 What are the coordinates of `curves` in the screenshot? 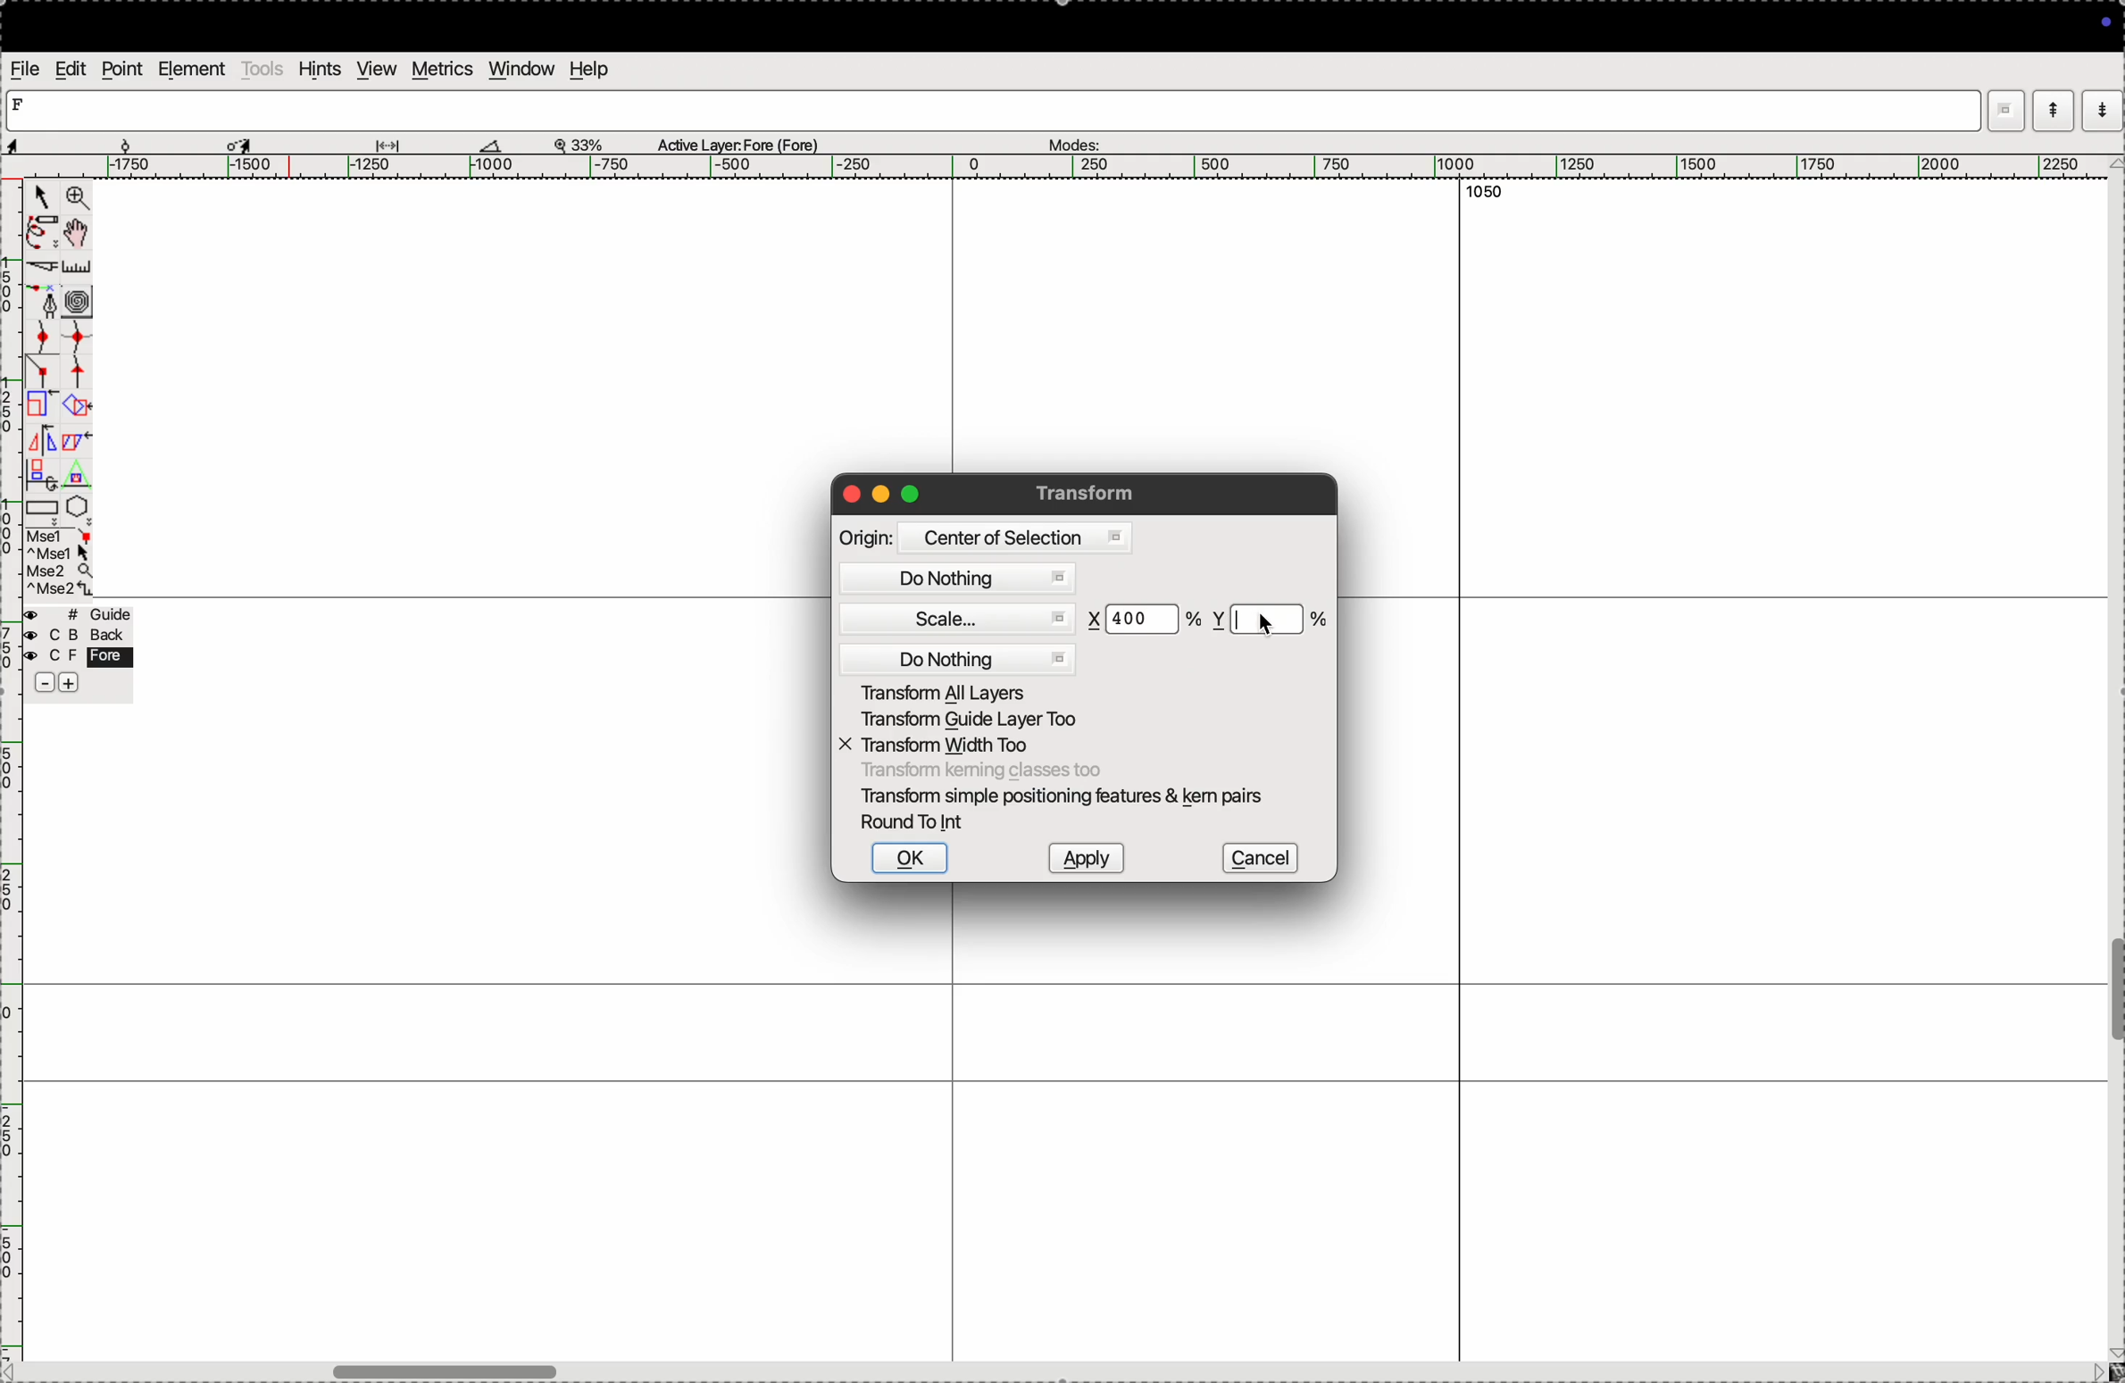 It's located at (79, 304).